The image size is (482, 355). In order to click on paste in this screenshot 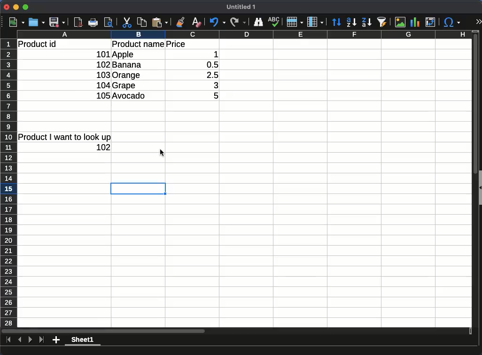, I will do `click(160, 22)`.